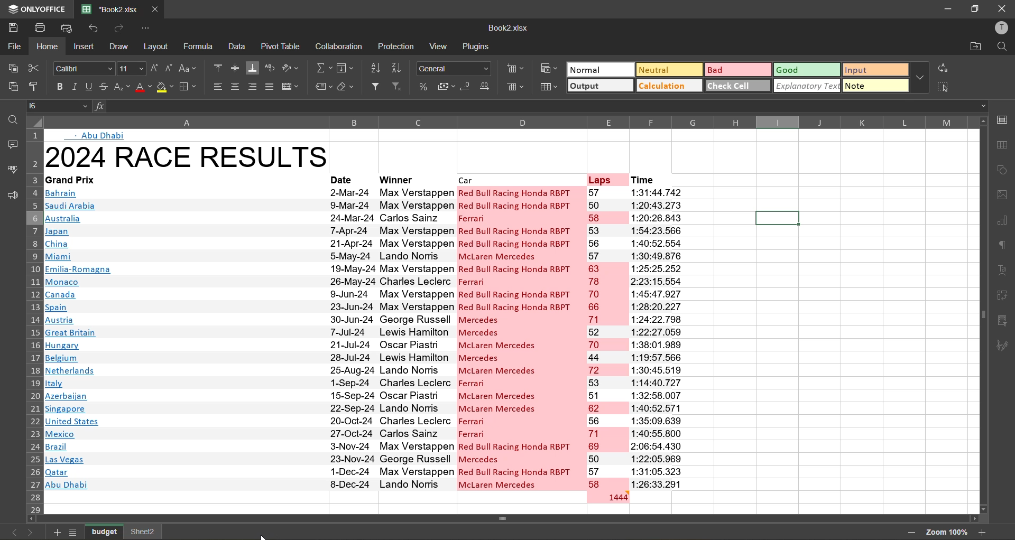 The height and width of the screenshot is (540, 1015). Describe the element at coordinates (1004, 272) in the screenshot. I see `text` at that location.